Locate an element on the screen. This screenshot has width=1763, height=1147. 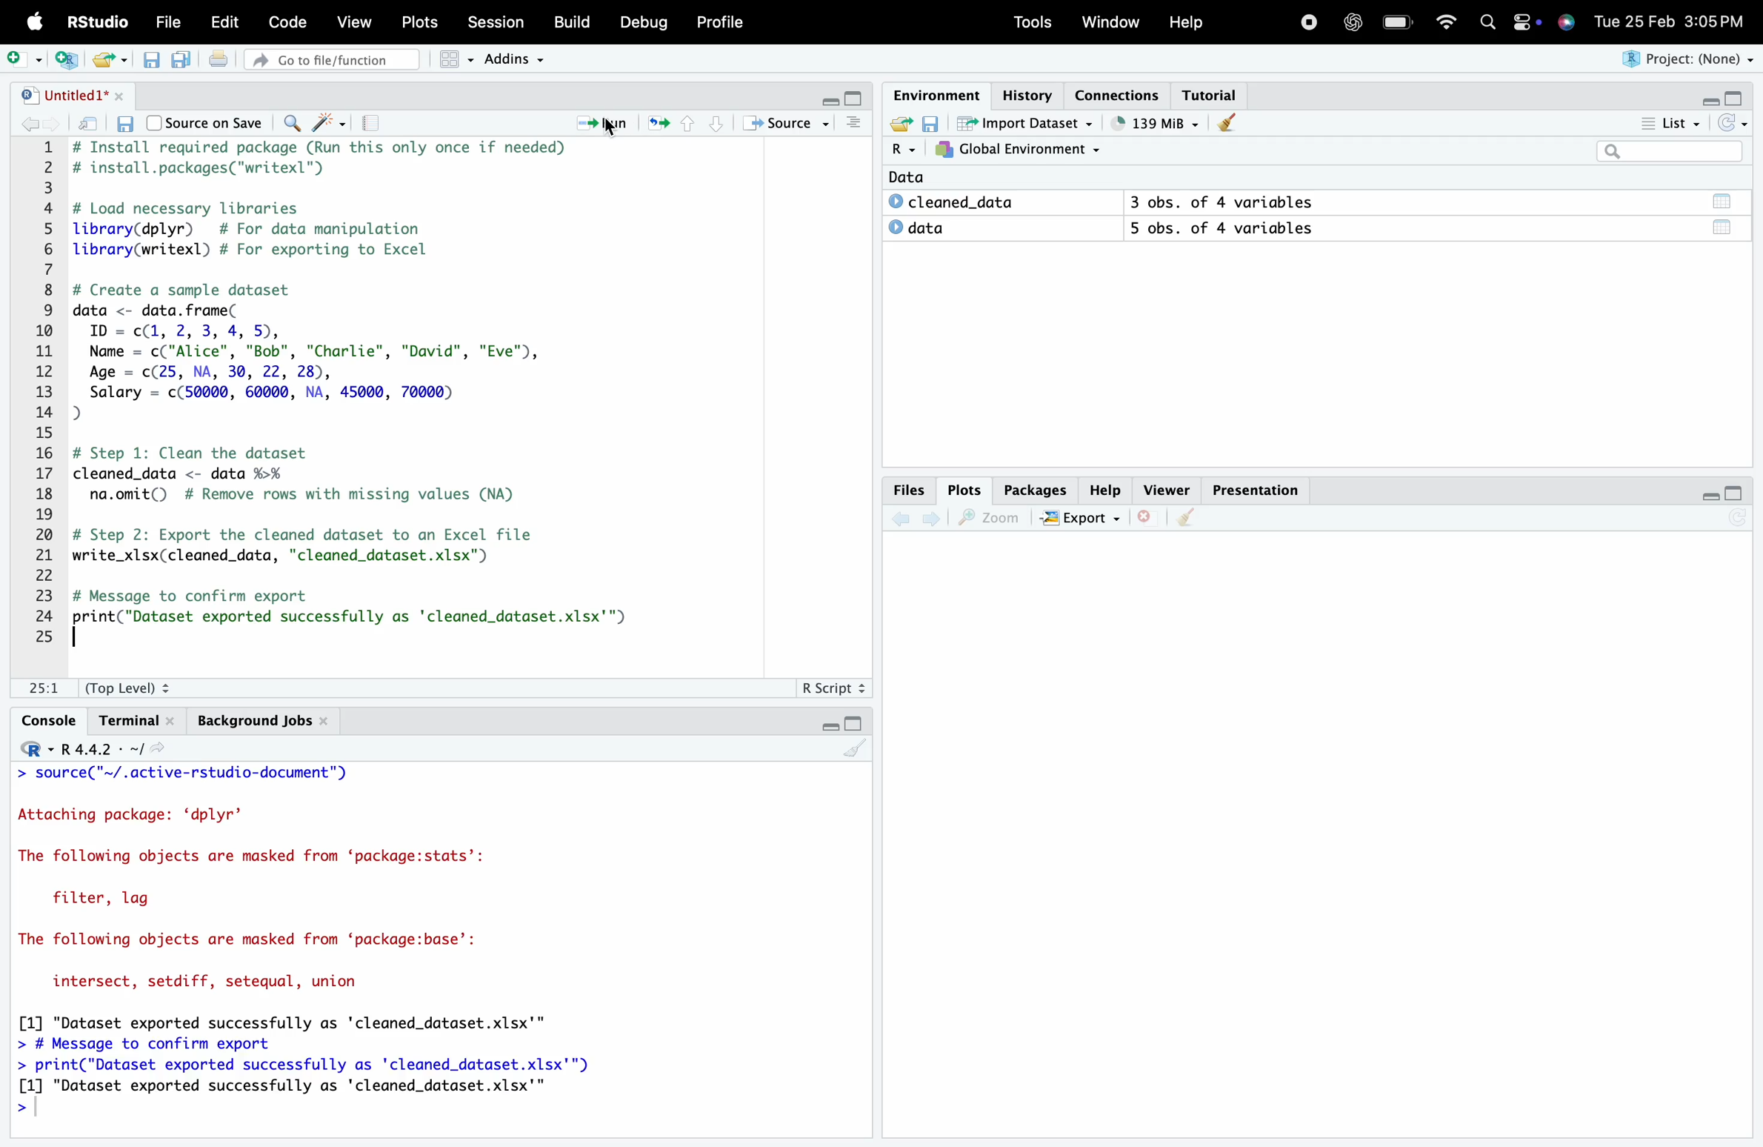
Plots is located at coordinates (967, 488).